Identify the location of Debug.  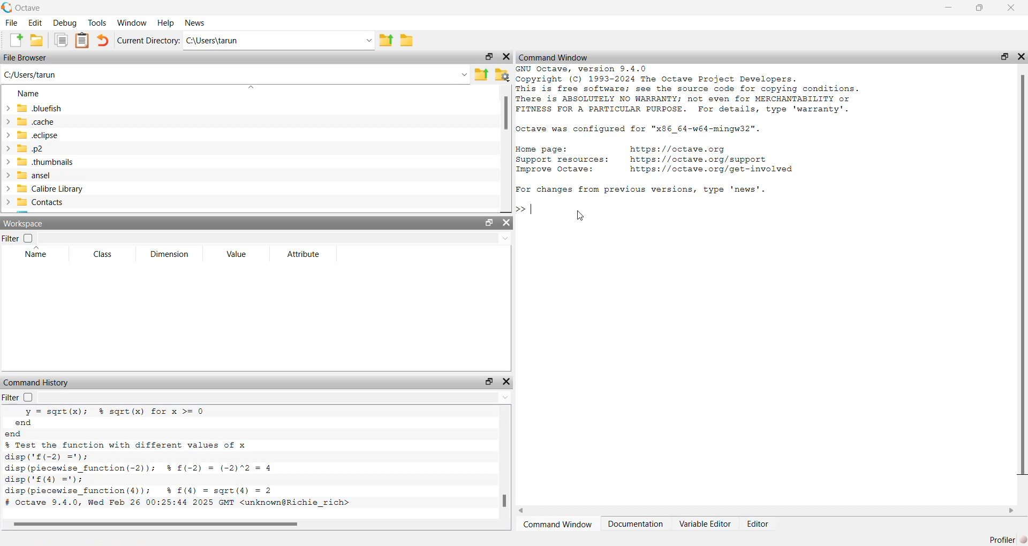
(65, 23).